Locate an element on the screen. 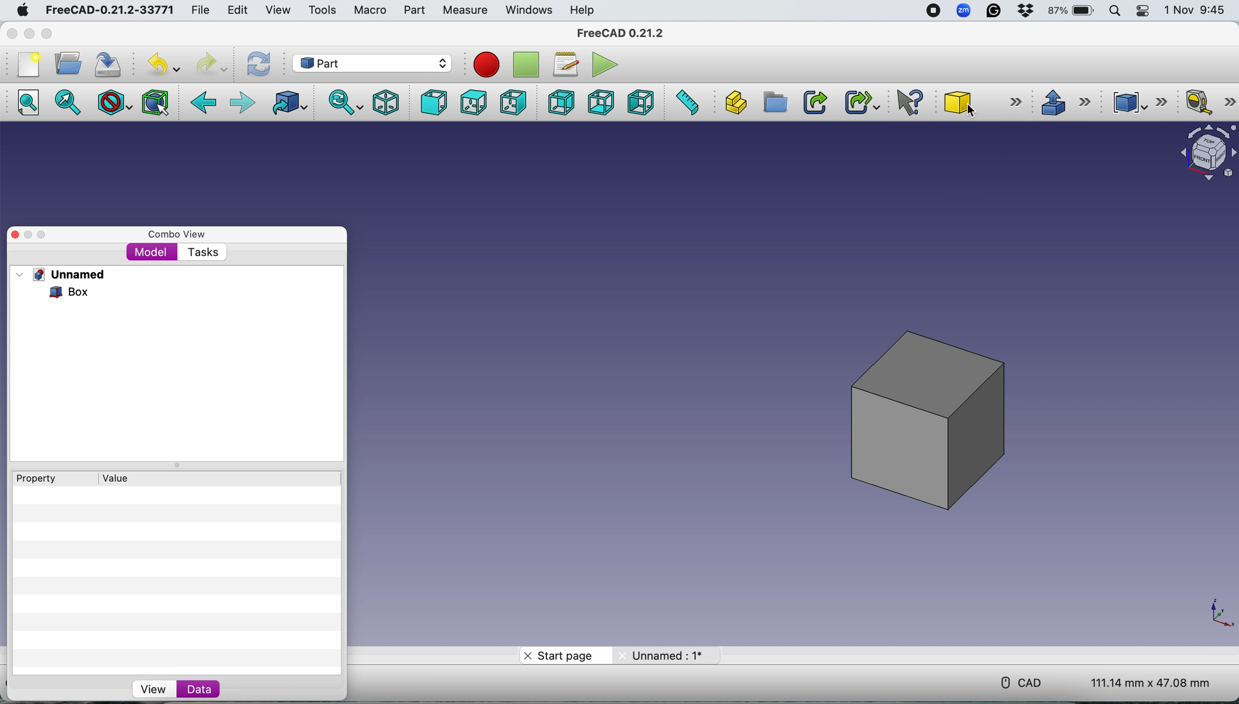  Execute macros is located at coordinates (607, 63).